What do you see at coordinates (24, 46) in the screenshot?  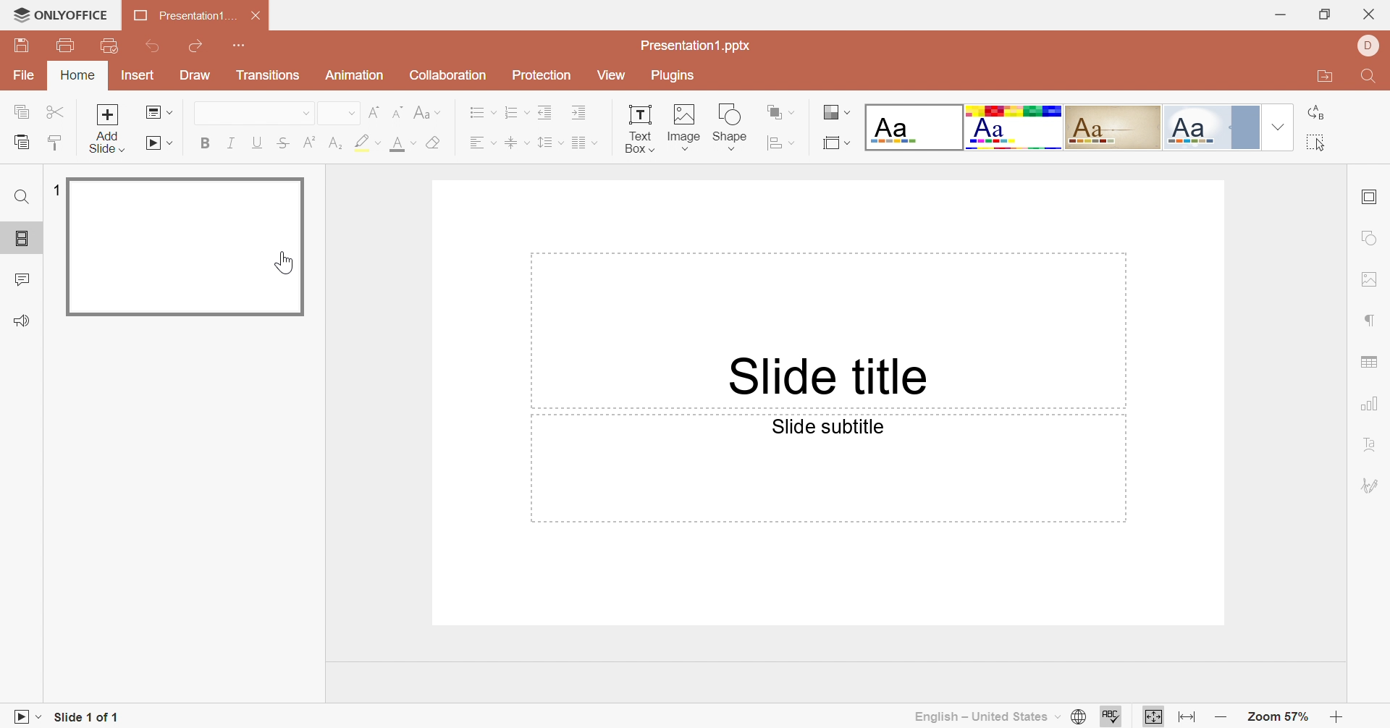 I see `Save` at bounding box center [24, 46].